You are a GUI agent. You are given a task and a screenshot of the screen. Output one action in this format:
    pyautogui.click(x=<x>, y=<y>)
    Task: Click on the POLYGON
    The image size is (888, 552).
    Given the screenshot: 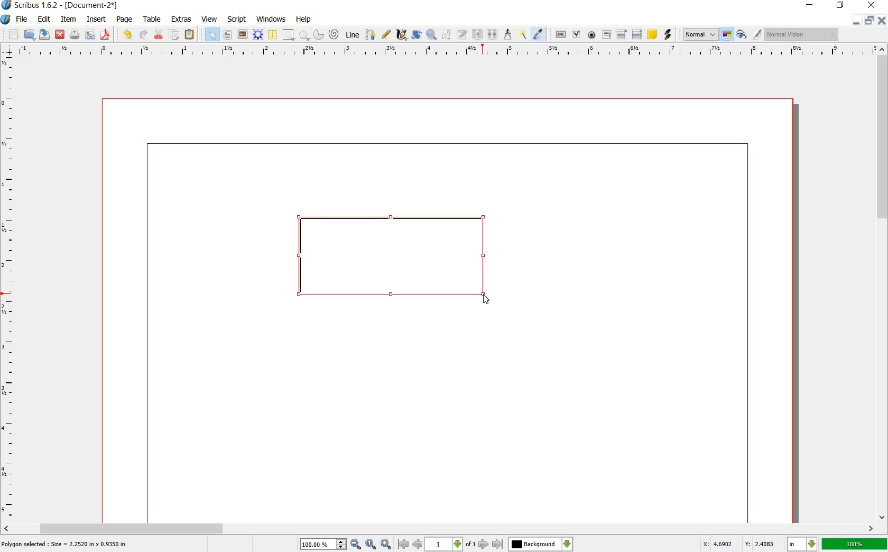 What is the action you would take?
    pyautogui.click(x=304, y=36)
    